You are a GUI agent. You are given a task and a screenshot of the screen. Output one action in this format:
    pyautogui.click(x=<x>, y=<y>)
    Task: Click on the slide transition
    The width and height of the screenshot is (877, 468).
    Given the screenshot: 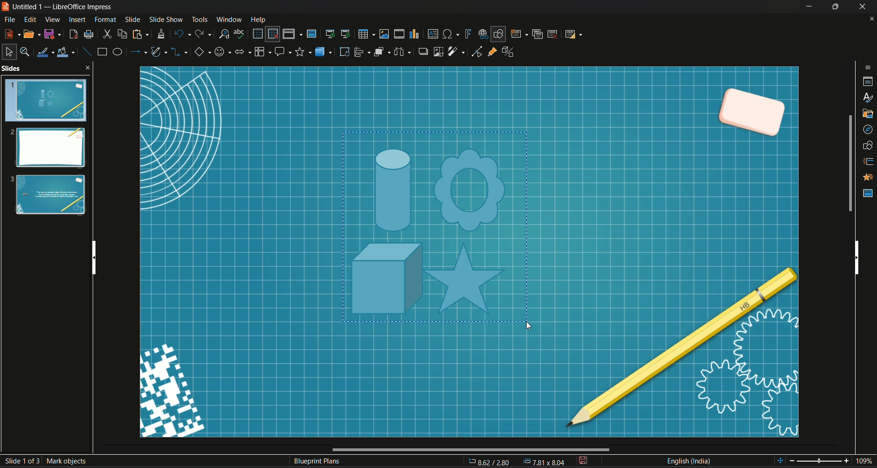 What is the action you would take?
    pyautogui.click(x=869, y=162)
    